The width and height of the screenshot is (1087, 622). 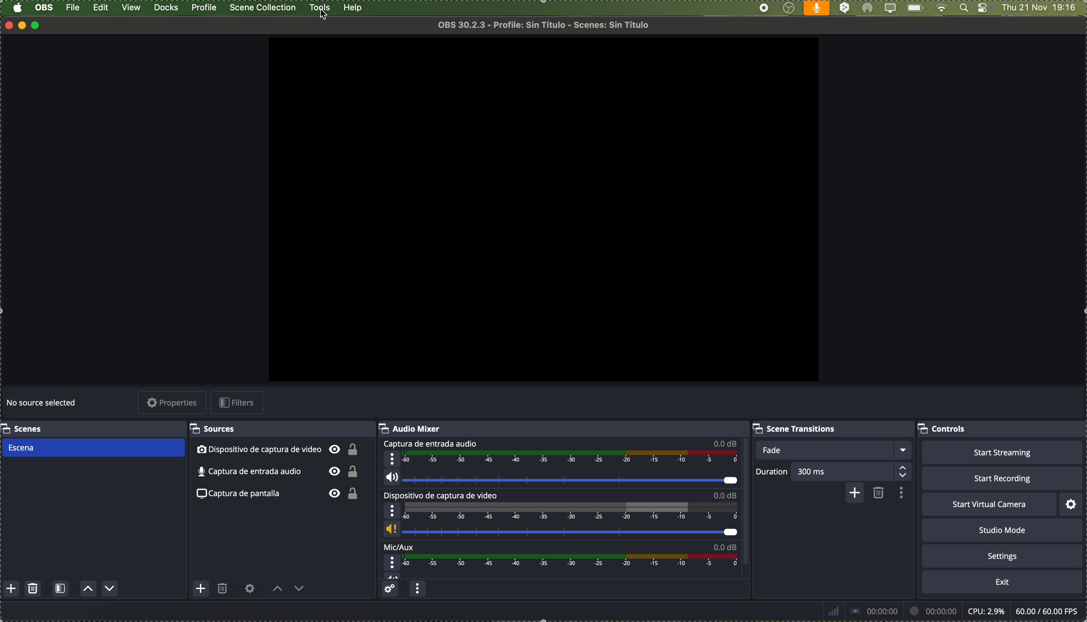 What do you see at coordinates (1002, 478) in the screenshot?
I see `start recording` at bounding box center [1002, 478].